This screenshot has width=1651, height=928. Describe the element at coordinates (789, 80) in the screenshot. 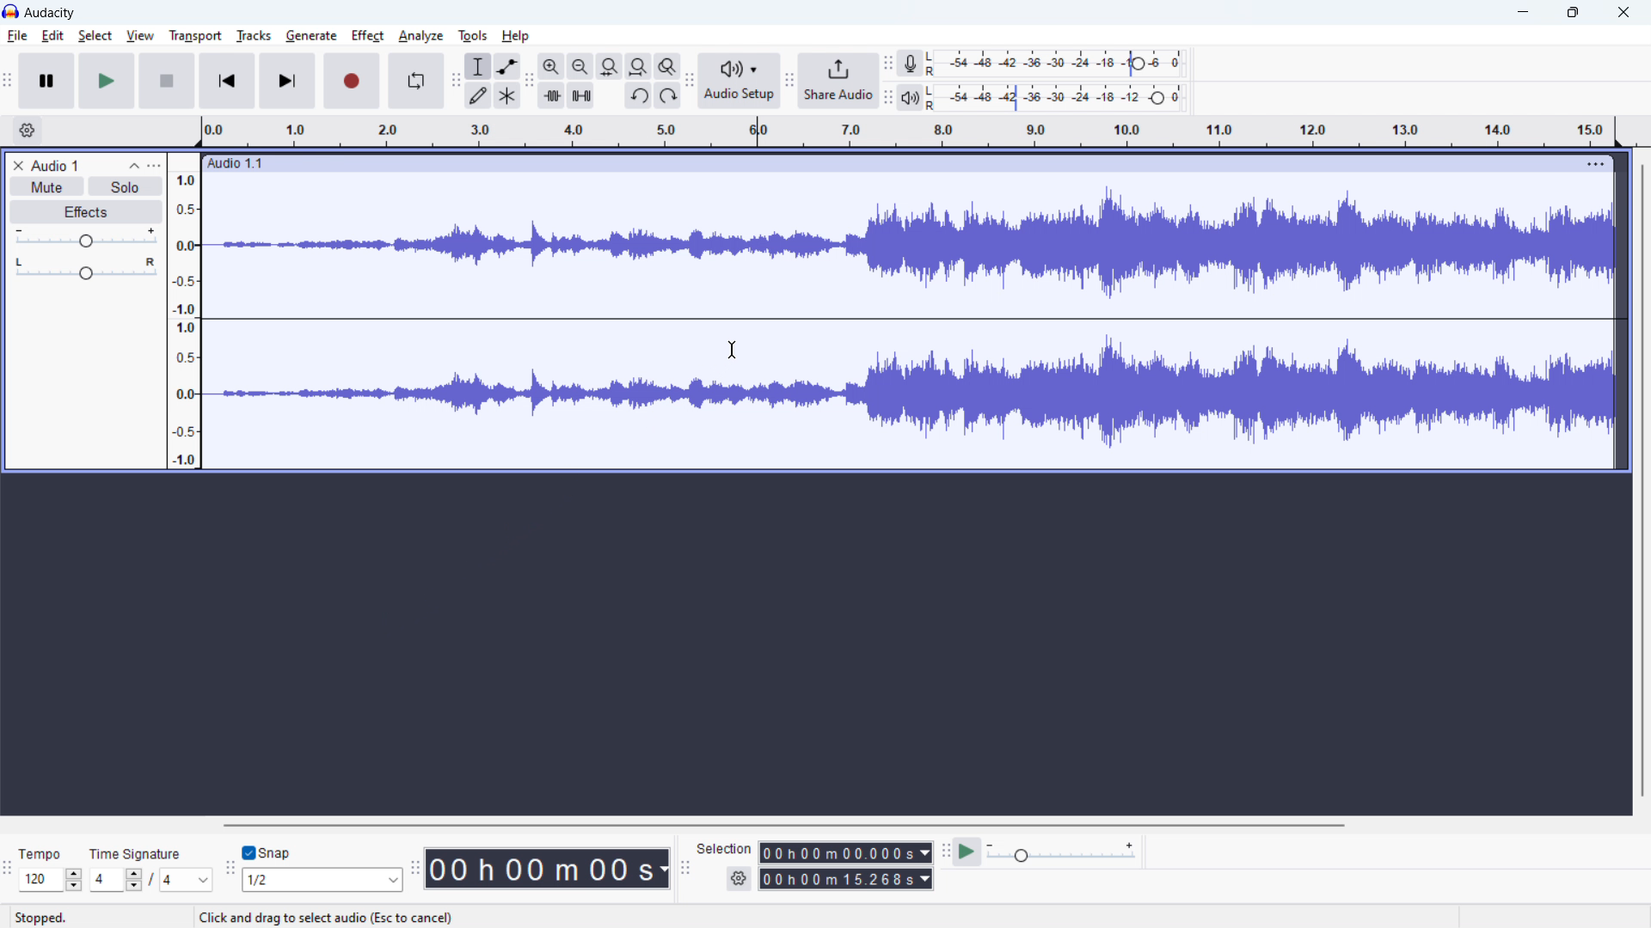

I see `share audio toolbar` at that location.